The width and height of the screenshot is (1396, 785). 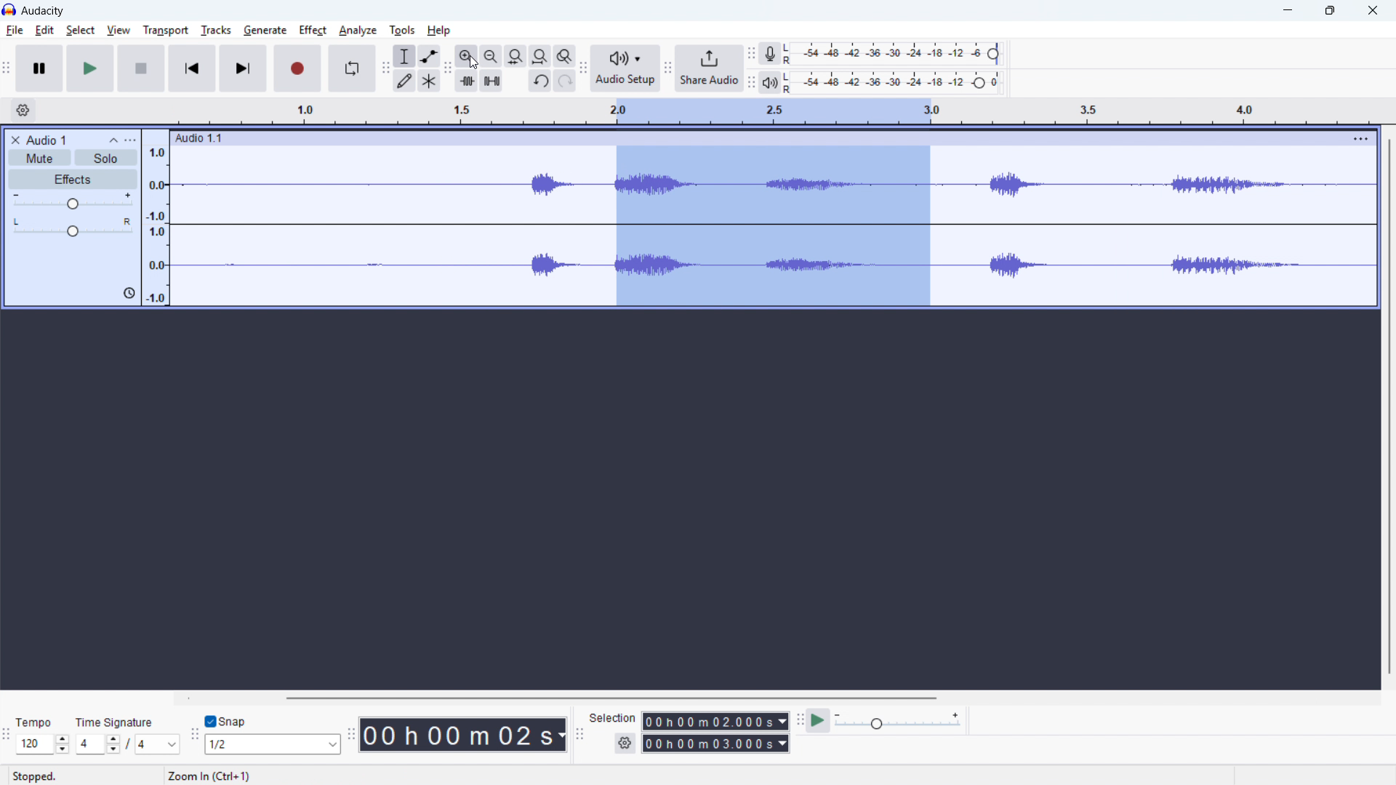 What do you see at coordinates (36, 720) in the screenshot?
I see `Tempo` at bounding box center [36, 720].